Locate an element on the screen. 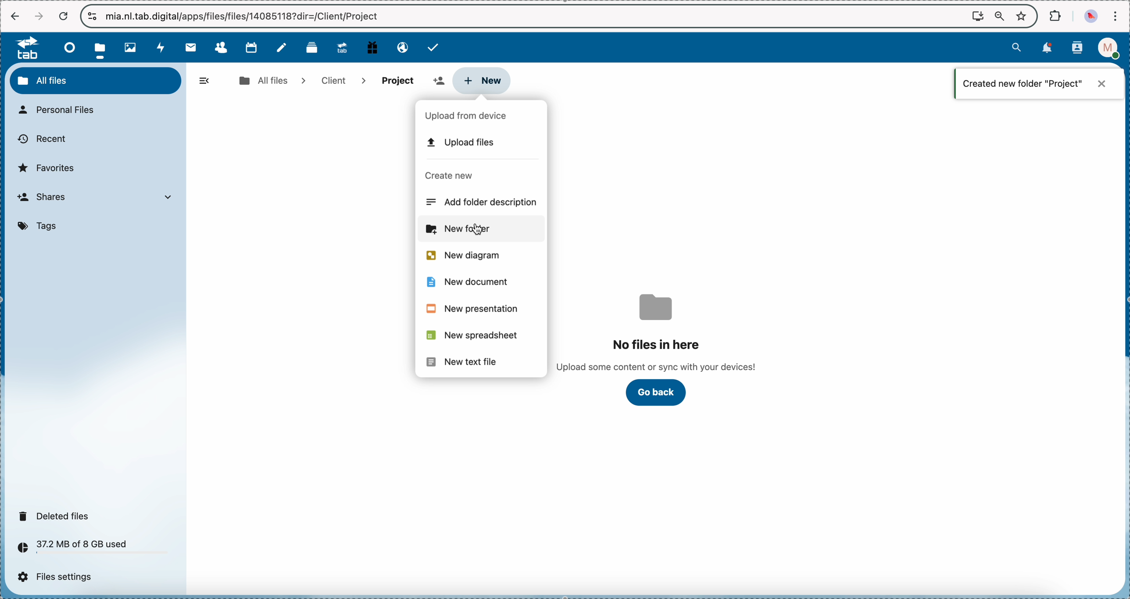  add is located at coordinates (437, 81).